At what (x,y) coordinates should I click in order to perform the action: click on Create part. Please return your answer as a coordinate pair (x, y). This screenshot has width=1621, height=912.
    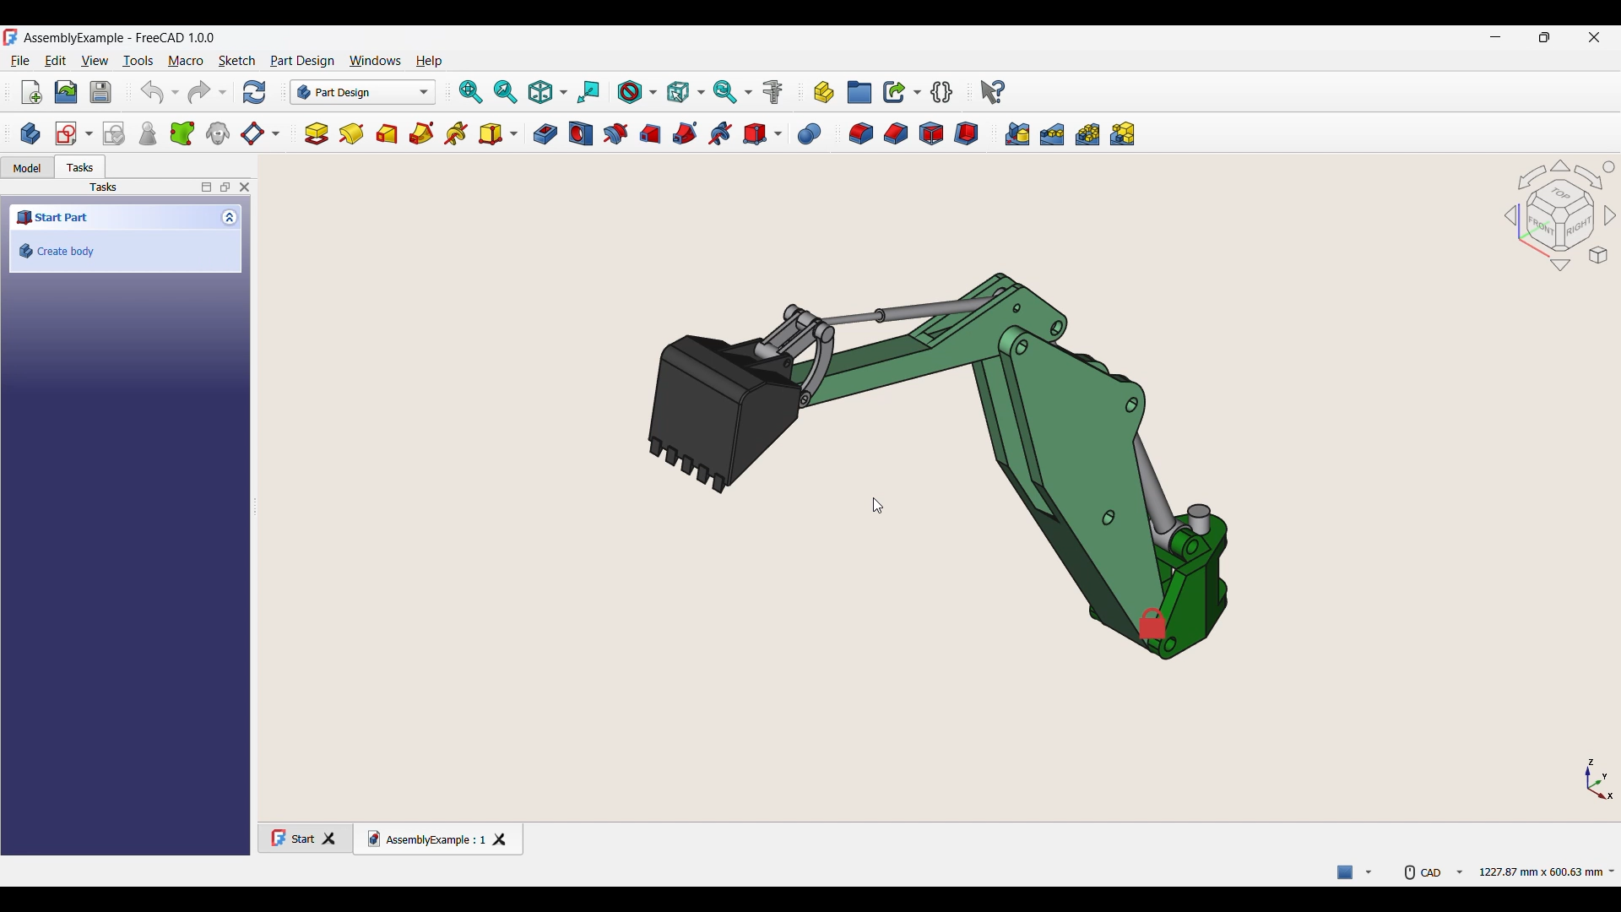
    Looking at the image, I should click on (824, 93).